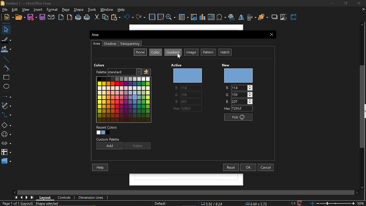  Describe the element at coordinates (118, 72) in the screenshot. I see `colors pallete` at that location.